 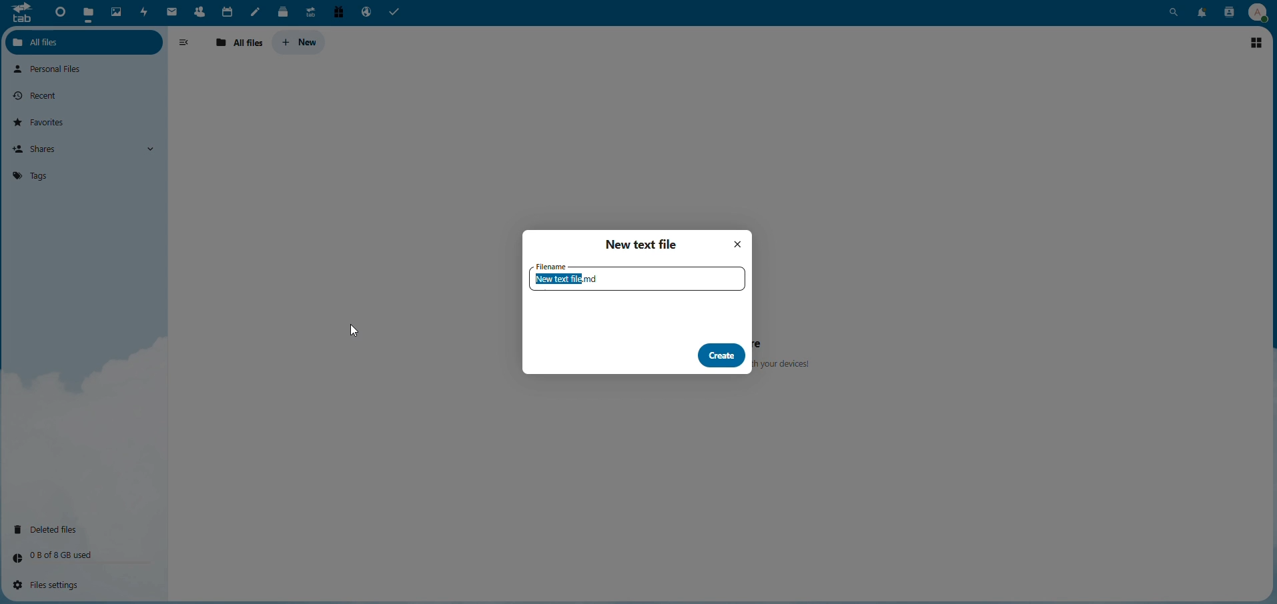 What do you see at coordinates (1175, 12) in the screenshot?
I see `Search` at bounding box center [1175, 12].